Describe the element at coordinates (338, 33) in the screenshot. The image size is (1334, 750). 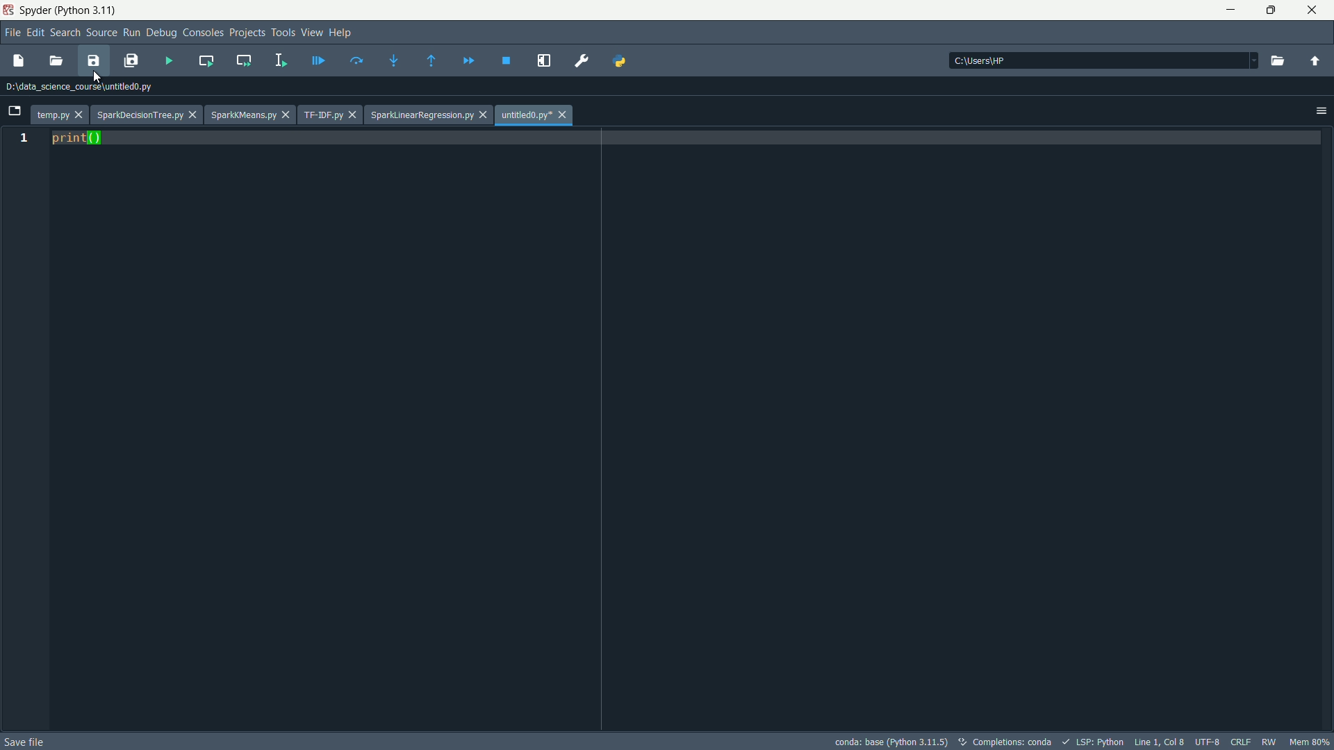
I see `help menu` at that location.